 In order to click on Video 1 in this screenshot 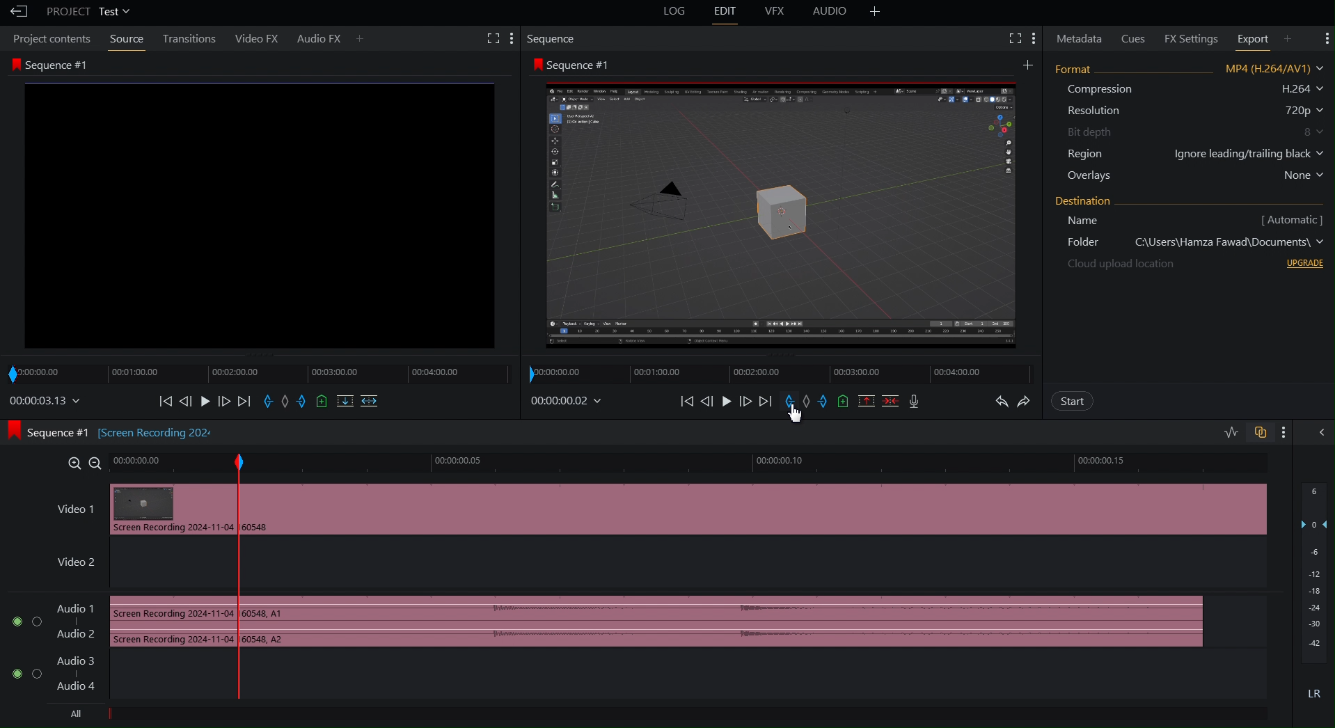, I will do `click(70, 507)`.